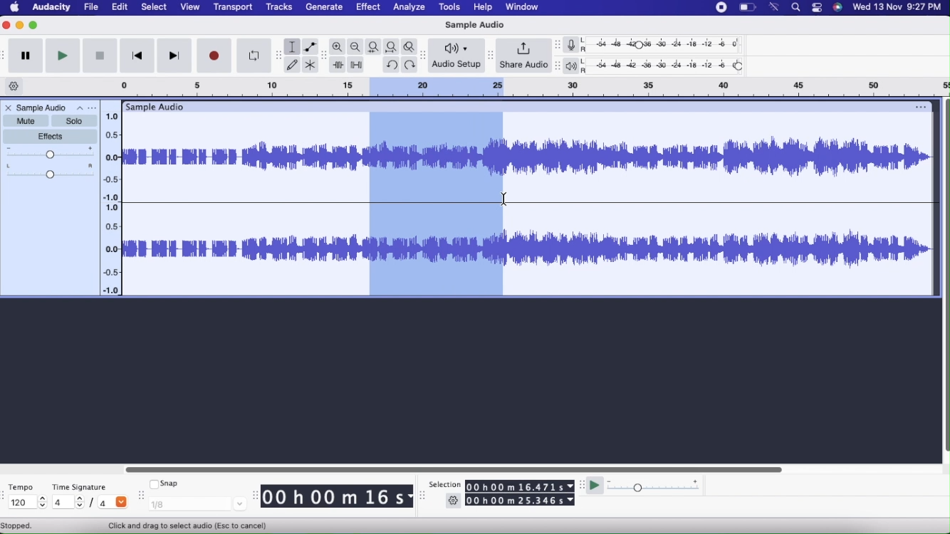 The image size is (950, 534). Describe the element at coordinates (215, 56) in the screenshot. I see `Record` at that location.